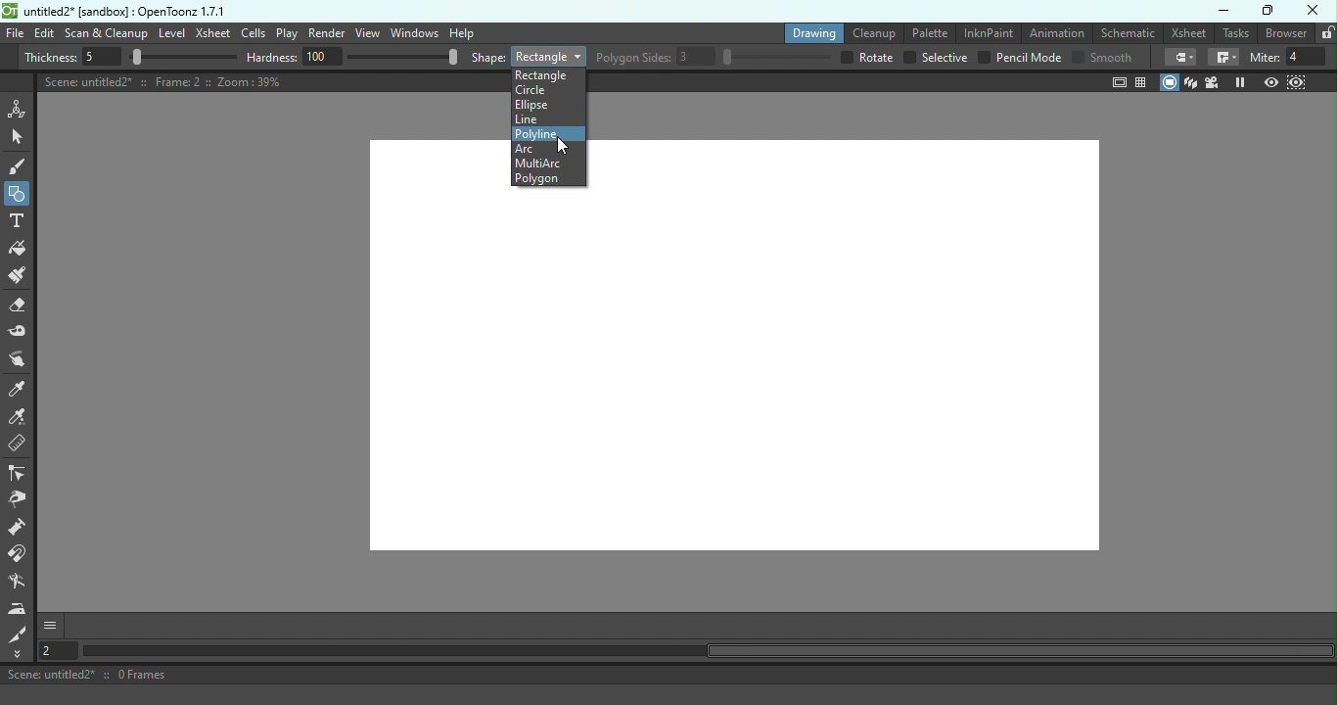 This screenshot has height=705, width=1337. What do you see at coordinates (45, 34) in the screenshot?
I see `Edit` at bounding box center [45, 34].